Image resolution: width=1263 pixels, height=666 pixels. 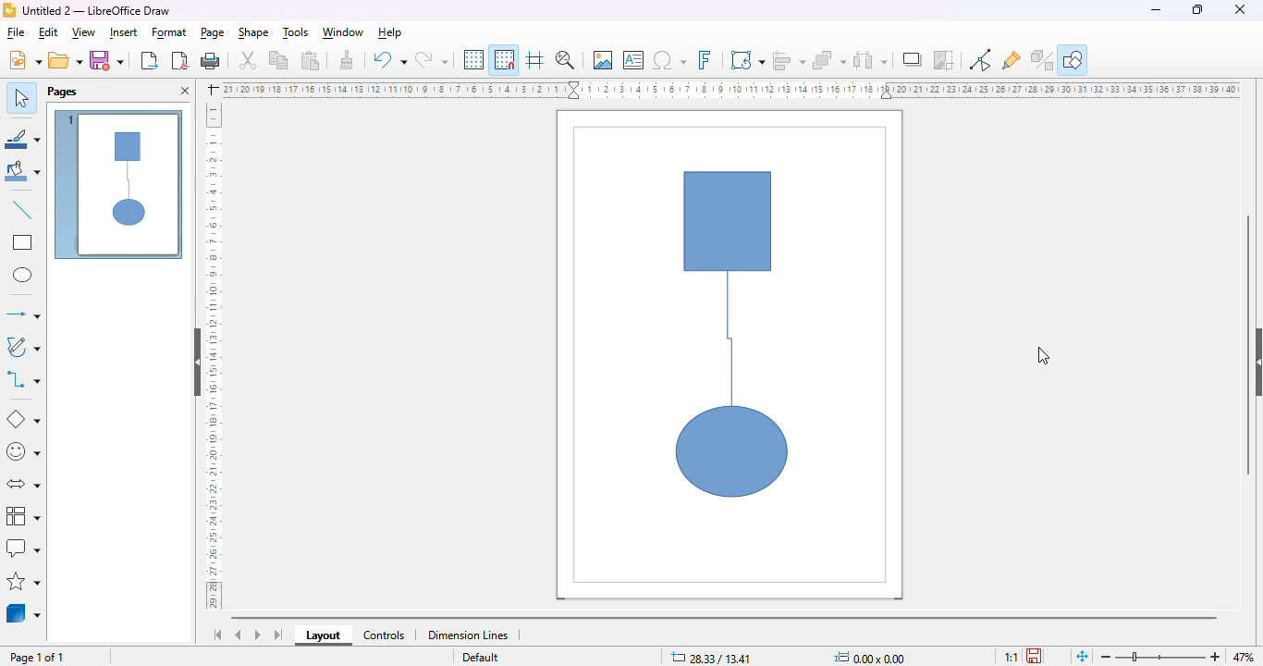 I want to click on new, so click(x=25, y=59).